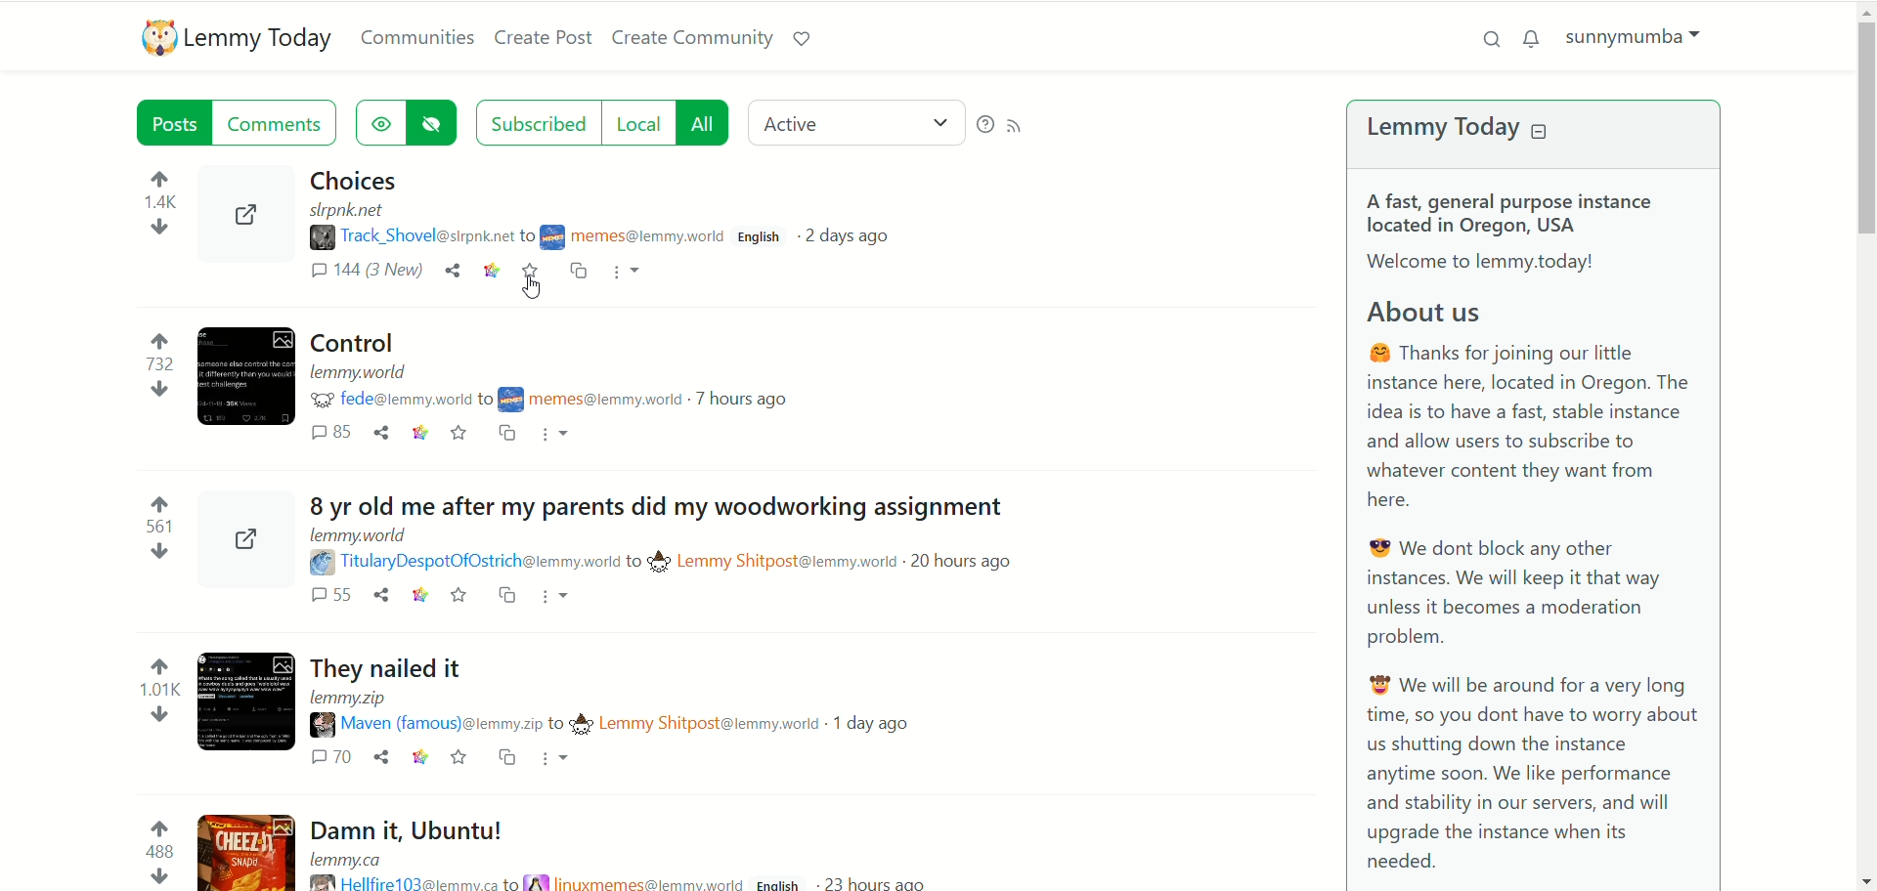  Describe the element at coordinates (1865, 445) in the screenshot. I see `vertical scroll bar` at that location.